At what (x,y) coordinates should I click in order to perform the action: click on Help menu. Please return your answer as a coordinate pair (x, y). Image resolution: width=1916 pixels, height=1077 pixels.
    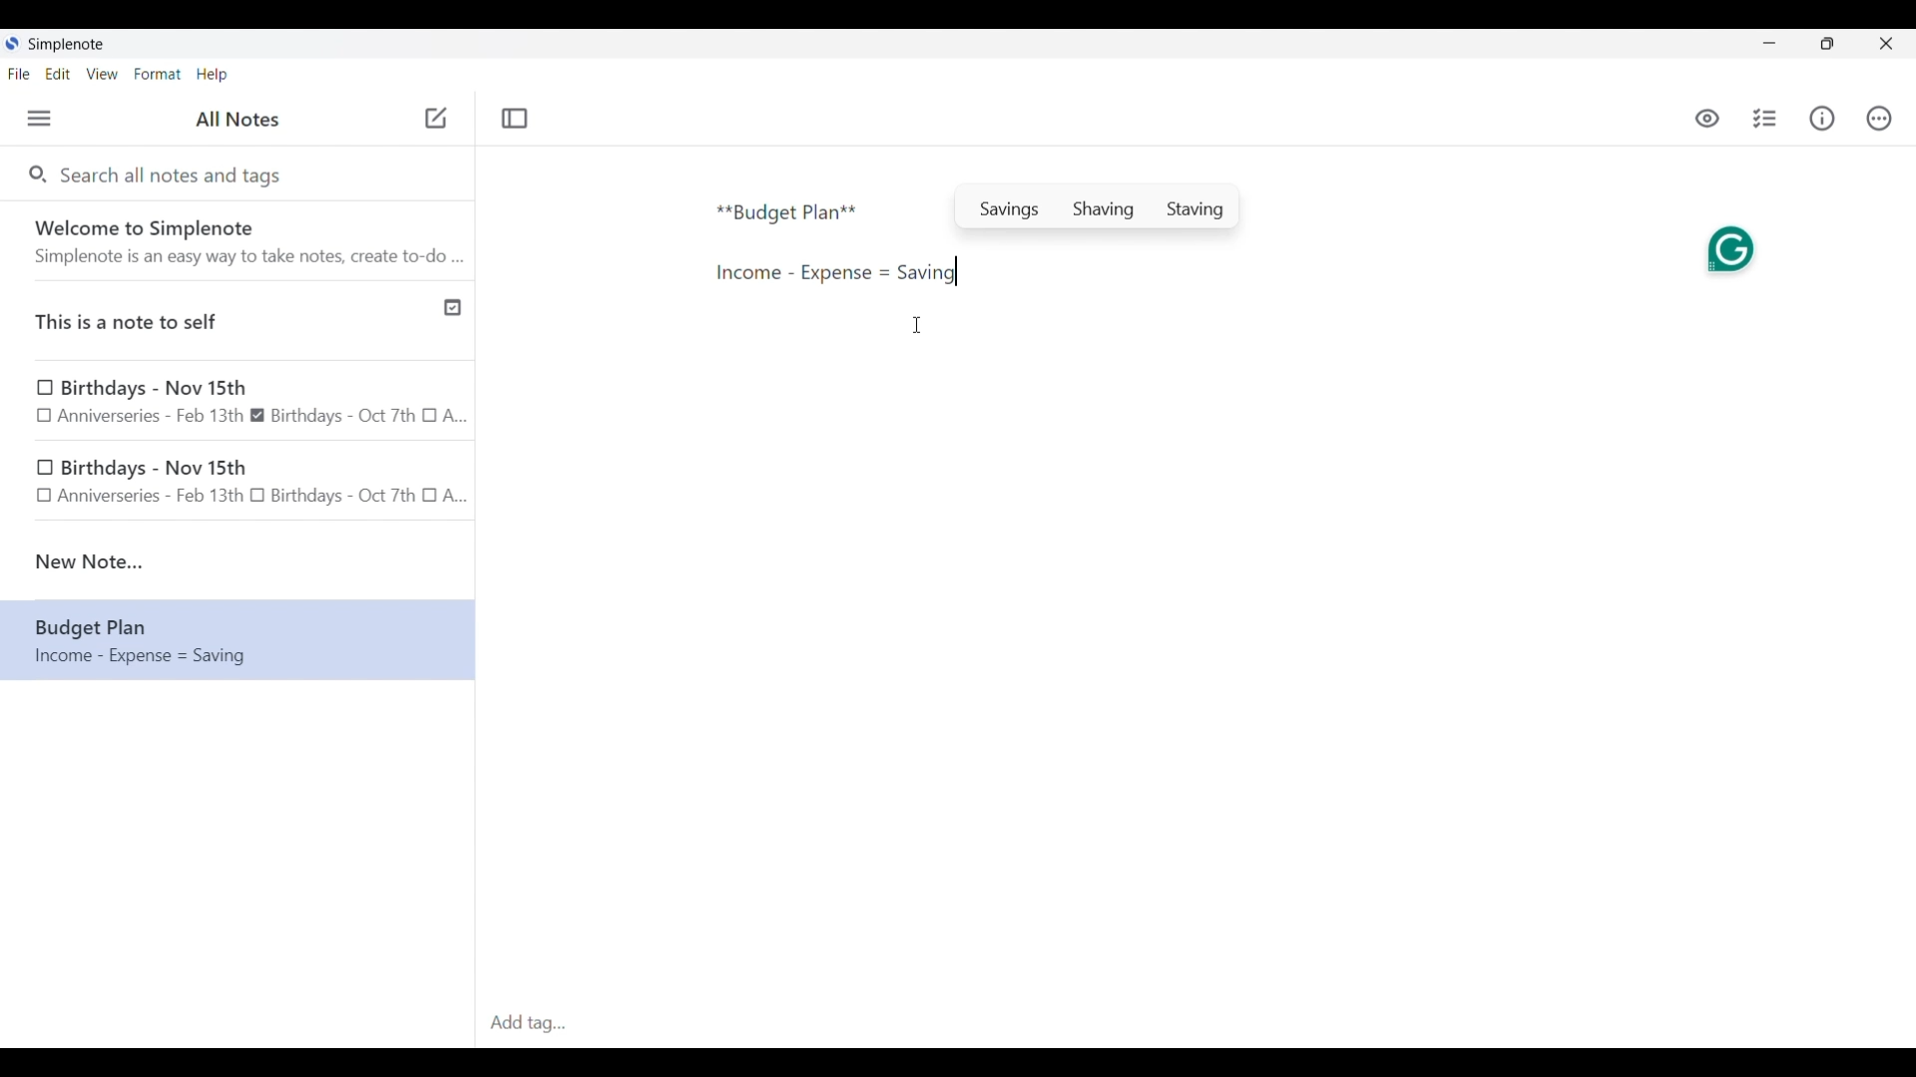
    Looking at the image, I should click on (212, 74).